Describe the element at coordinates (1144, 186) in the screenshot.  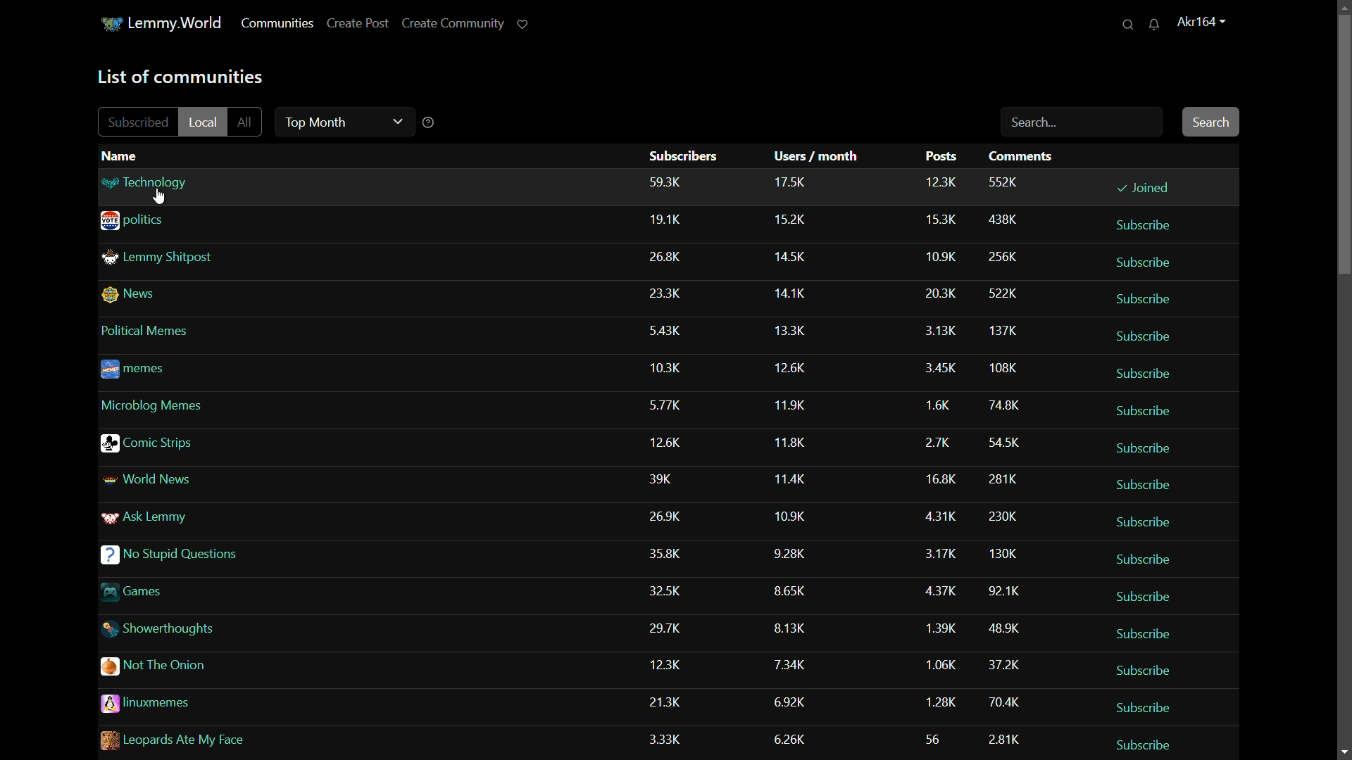
I see `subscribe/unsubscribe` at that location.